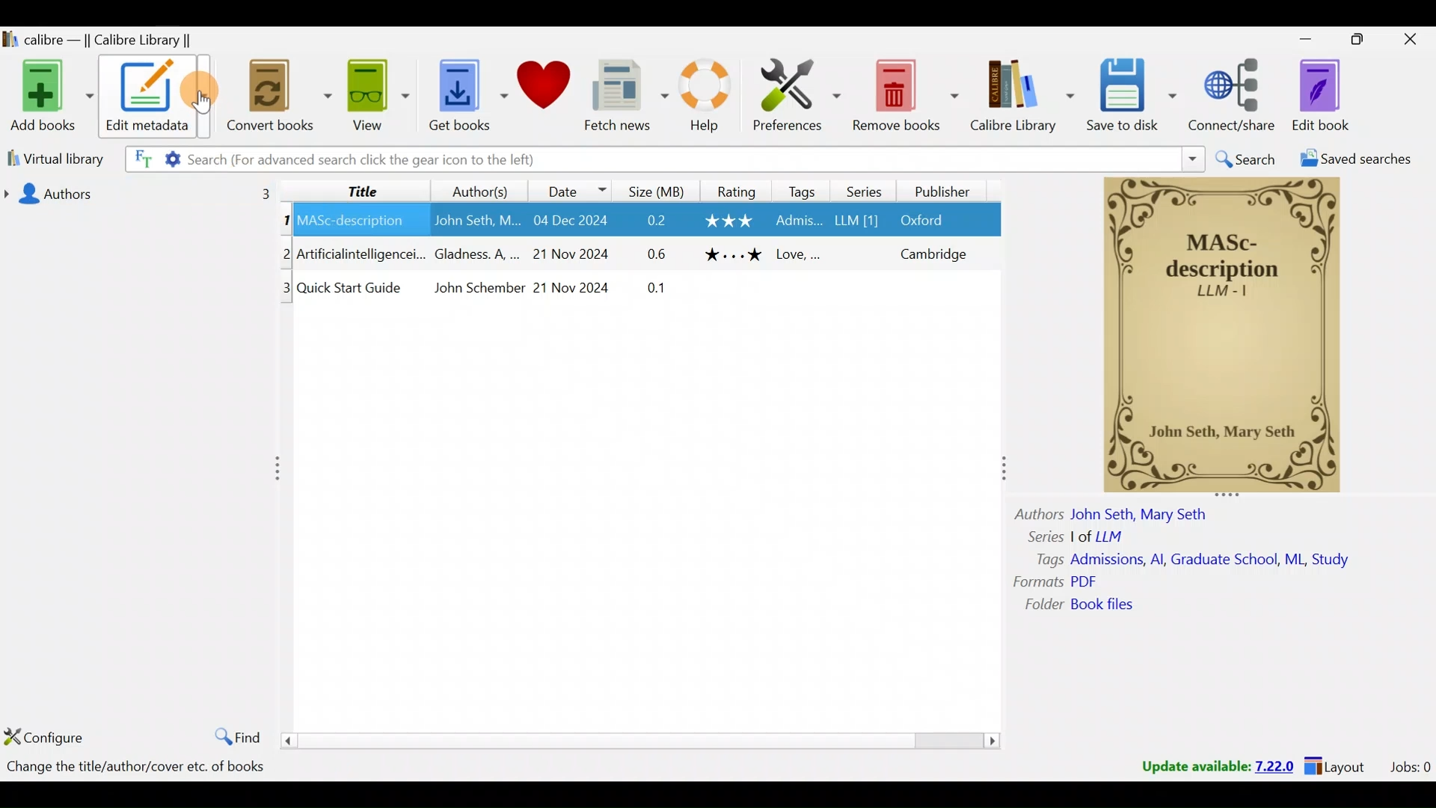 Image resolution: width=1436 pixels, height=808 pixels. What do you see at coordinates (801, 254) in the screenshot?
I see `` at bounding box center [801, 254].